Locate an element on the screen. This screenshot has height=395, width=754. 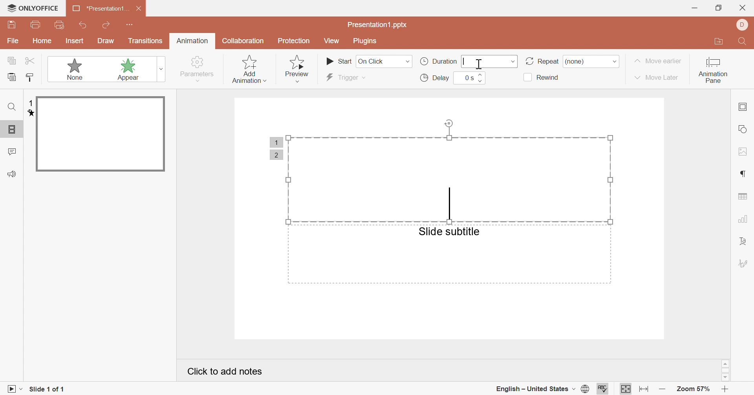
move earlier is located at coordinates (658, 61).